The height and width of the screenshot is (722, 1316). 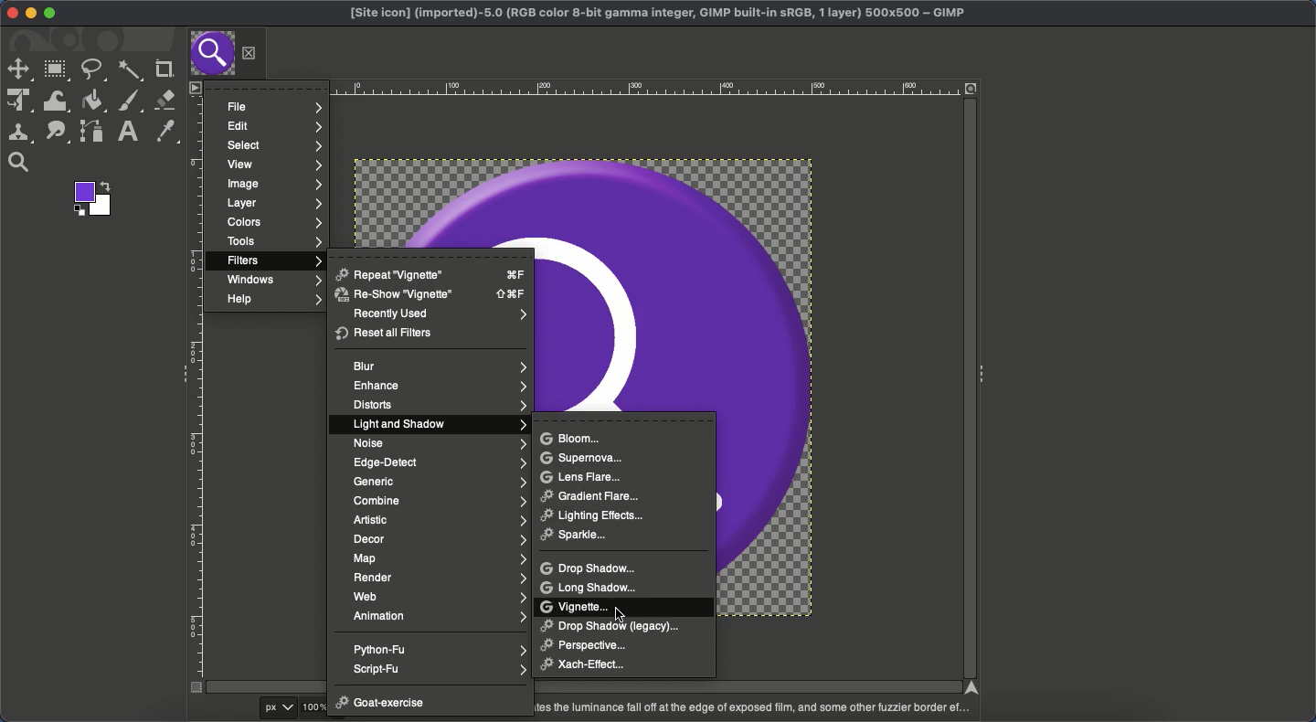 I want to click on px, so click(x=281, y=708).